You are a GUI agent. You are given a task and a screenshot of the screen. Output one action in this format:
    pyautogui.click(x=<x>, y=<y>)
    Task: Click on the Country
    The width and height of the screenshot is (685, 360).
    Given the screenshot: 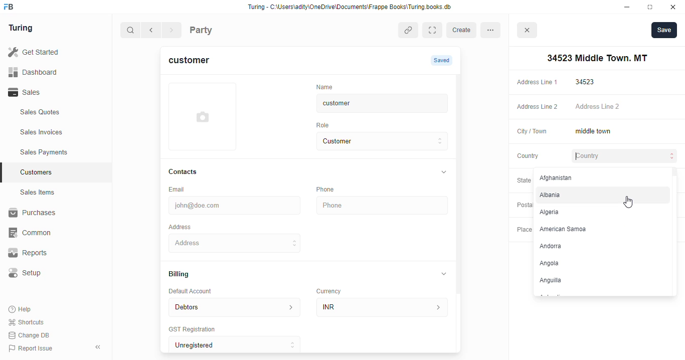 What is the action you would take?
    pyautogui.click(x=626, y=157)
    